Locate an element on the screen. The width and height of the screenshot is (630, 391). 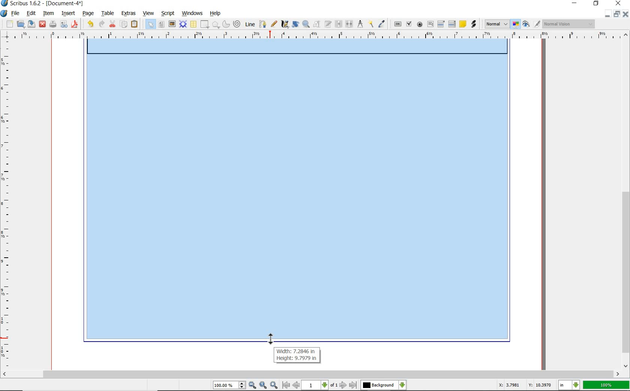
page is located at coordinates (89, 14).